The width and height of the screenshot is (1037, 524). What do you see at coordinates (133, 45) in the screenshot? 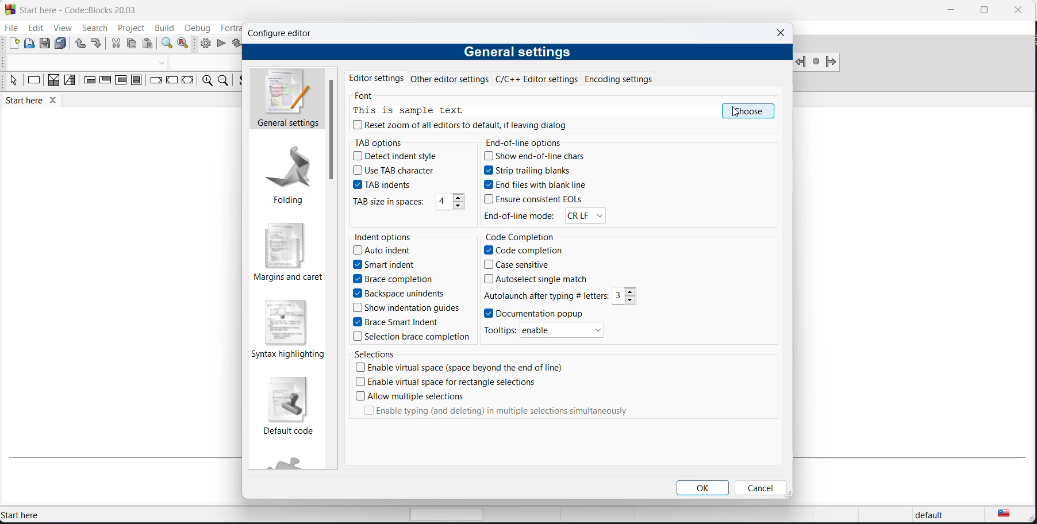
I see `copy` at bounding box center [133, 45].